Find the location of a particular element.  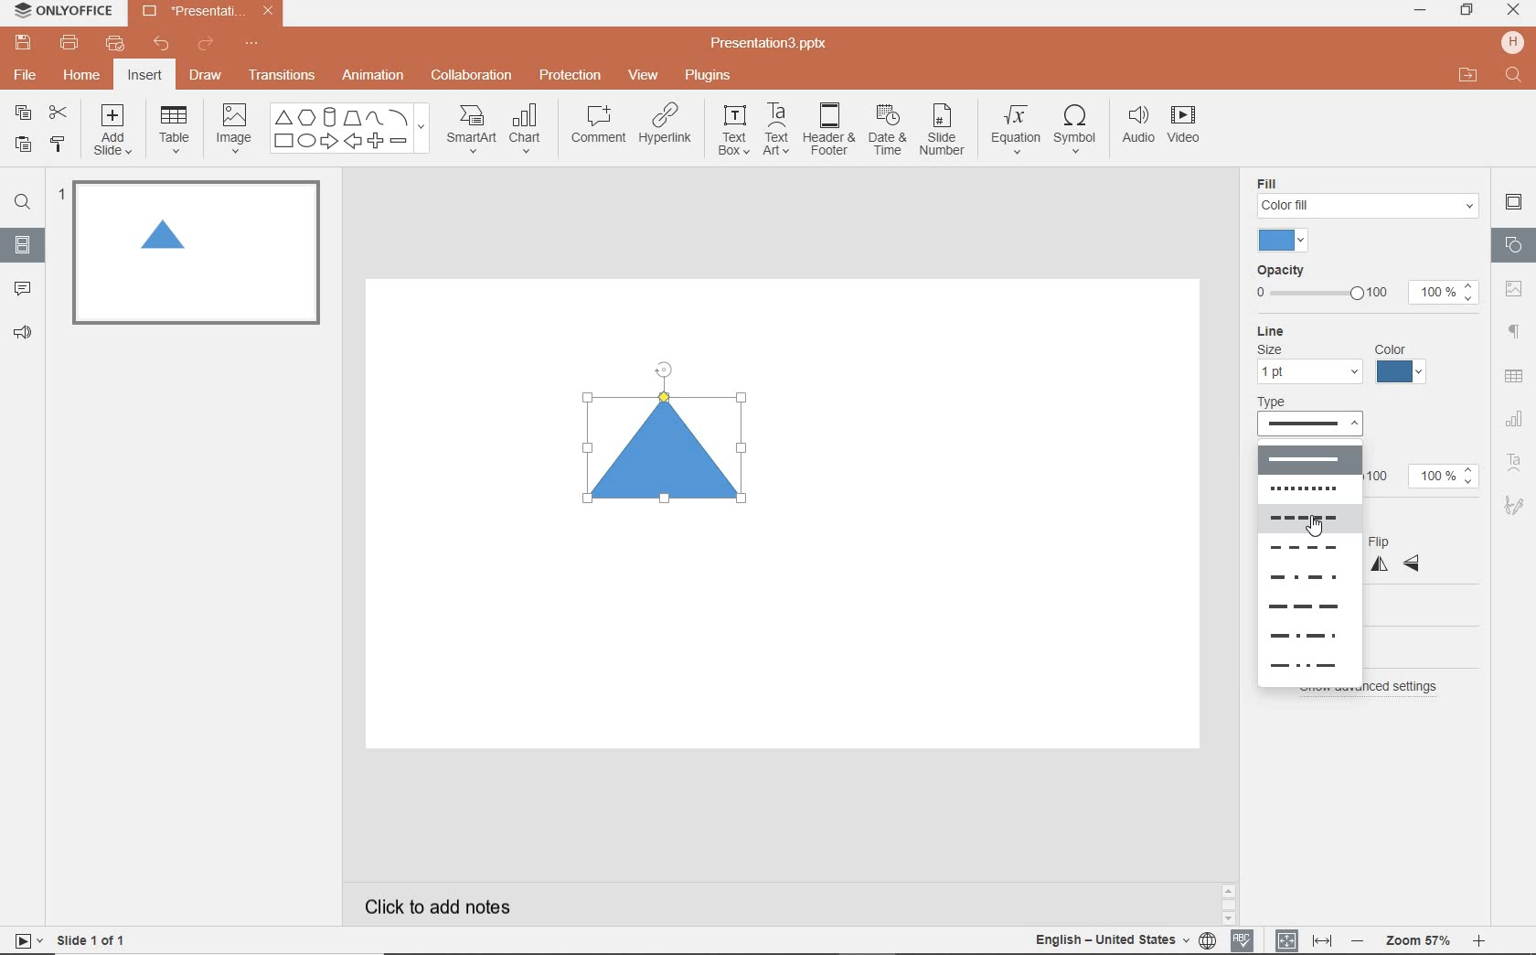

TABLE is located at coordinates (175, 130).